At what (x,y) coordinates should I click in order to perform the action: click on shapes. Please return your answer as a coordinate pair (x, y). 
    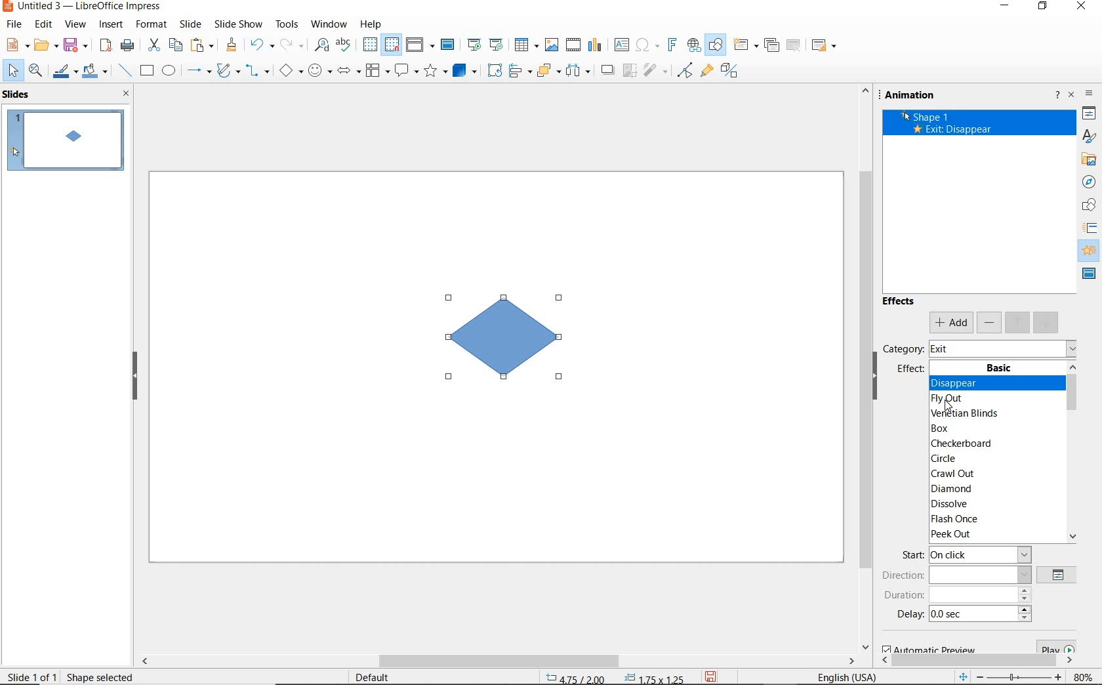
    Looking at the image, I should click on (1087, 205).